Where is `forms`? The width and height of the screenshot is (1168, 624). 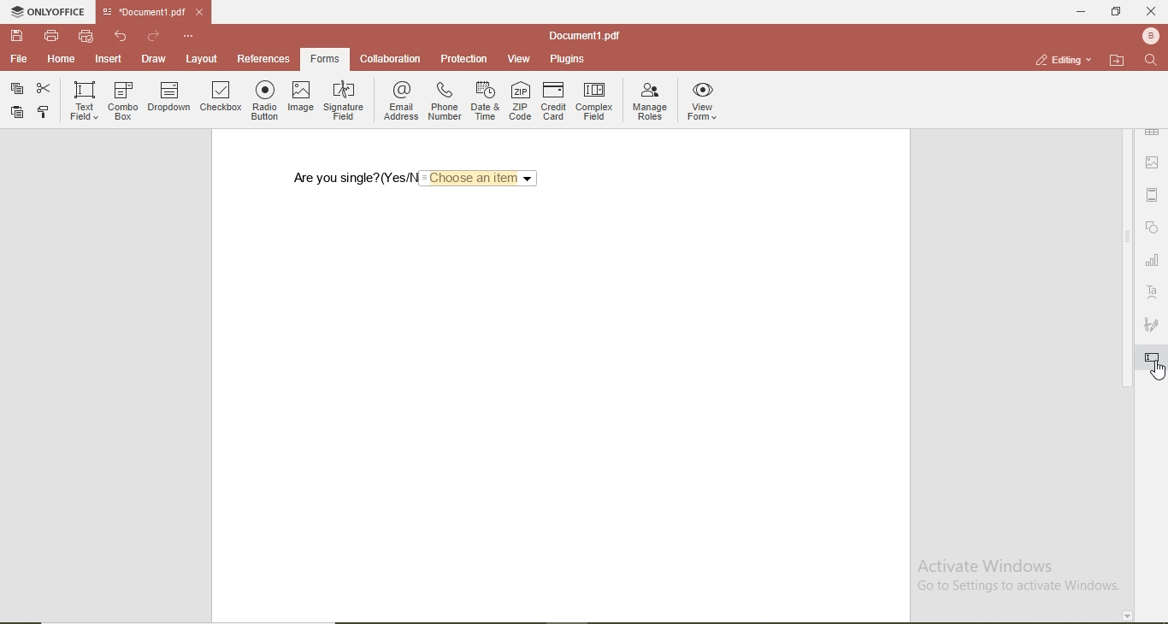 forms is located at coordinates (324, 59).